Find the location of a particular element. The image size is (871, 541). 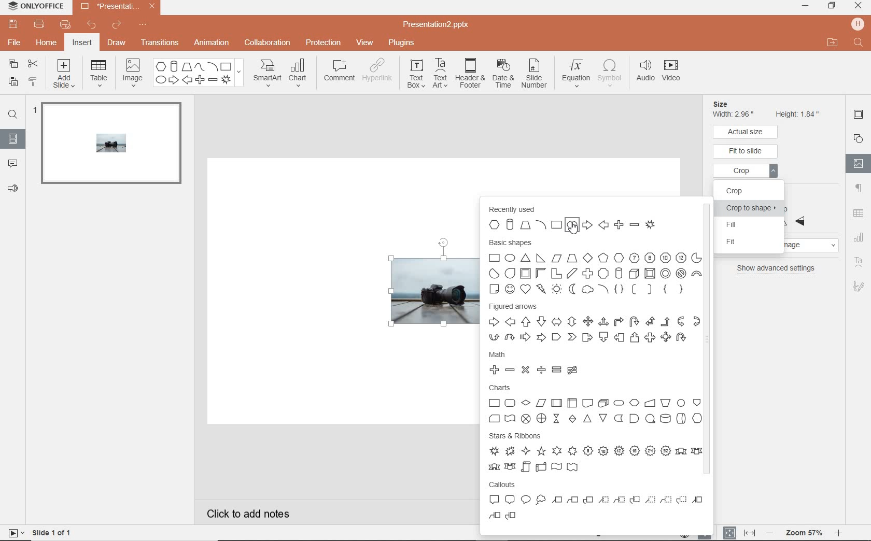

paste is located at coordinates (11, 81).